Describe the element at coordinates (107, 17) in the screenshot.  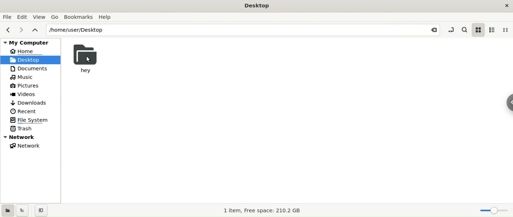
I see `Help` at that location.